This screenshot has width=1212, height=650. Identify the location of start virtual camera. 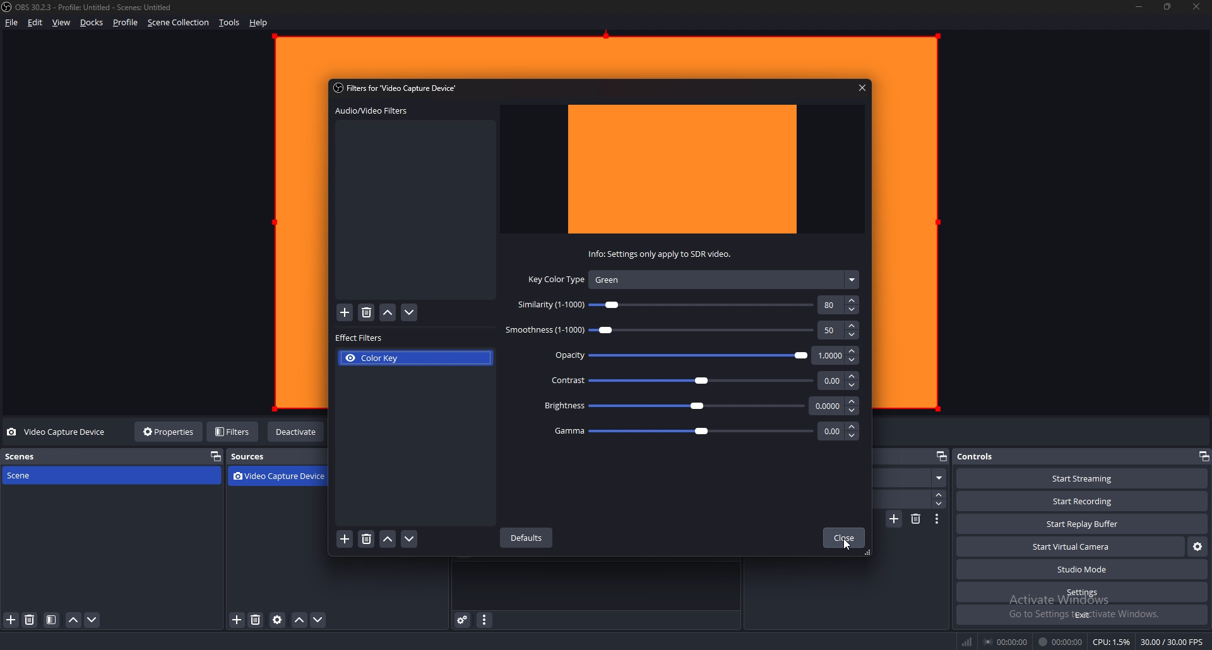
(1071, 547).